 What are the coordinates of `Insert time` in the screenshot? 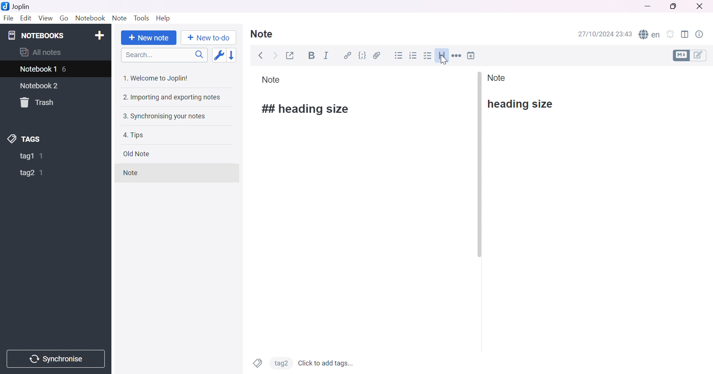 It's located at (471, 56).